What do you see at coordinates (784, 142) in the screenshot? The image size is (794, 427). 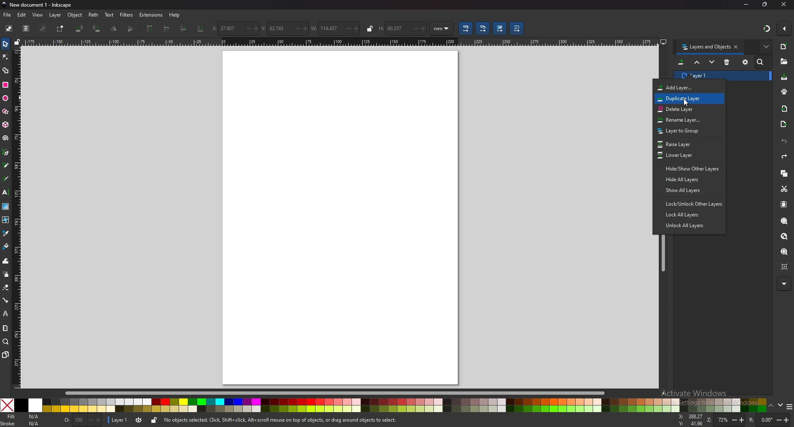 I see `undo` at bounding box center [784, 142].